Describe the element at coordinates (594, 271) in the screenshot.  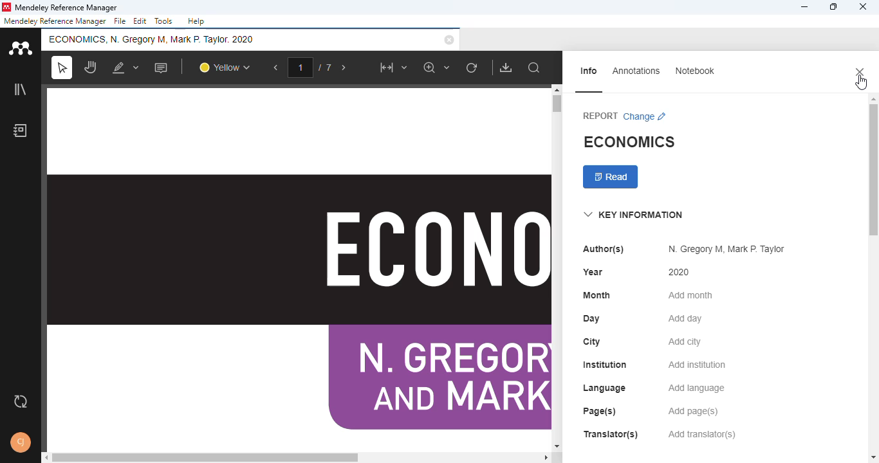
I see `year` at that location.